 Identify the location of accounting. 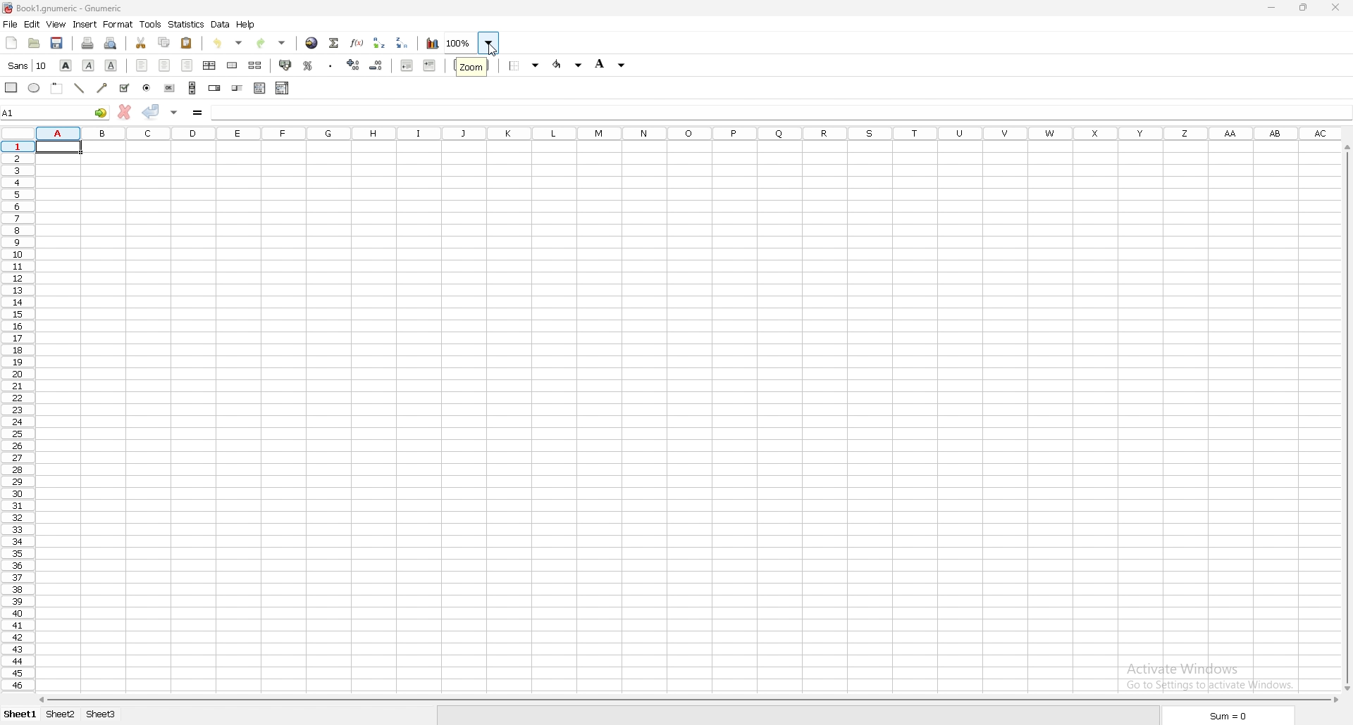
(285, 65).